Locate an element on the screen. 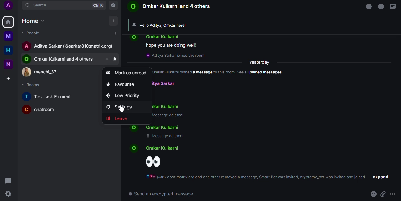 The image size is (401, 201). eye emoji is located at coordinates (156, 162).